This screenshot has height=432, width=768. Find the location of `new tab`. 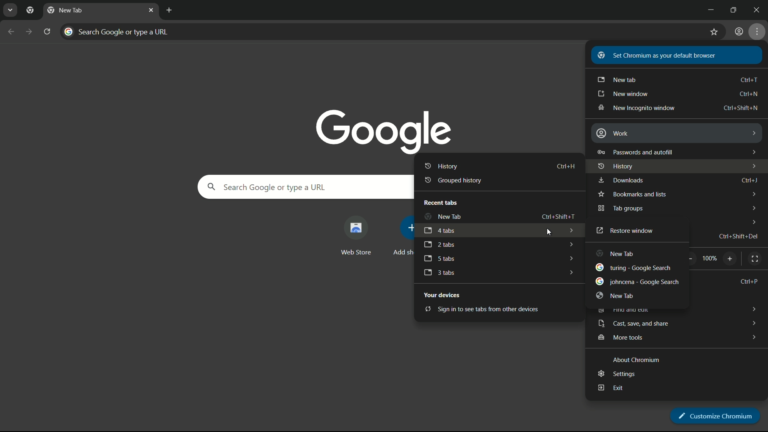

new tab is located at coordinates (442, 217).